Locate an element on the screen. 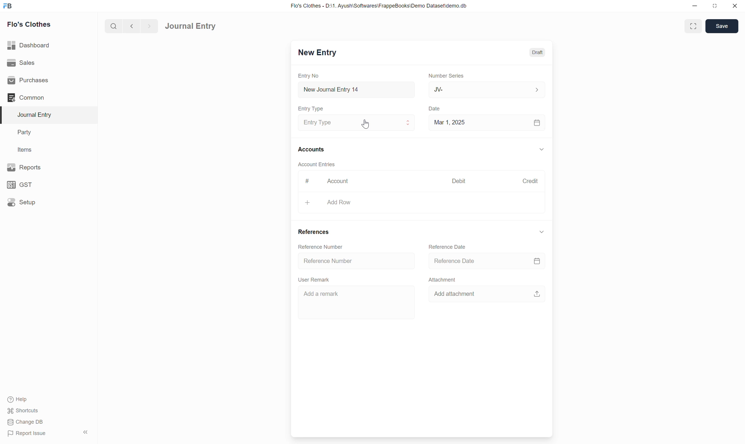  Dashboard is located at coordinates (29, 45).